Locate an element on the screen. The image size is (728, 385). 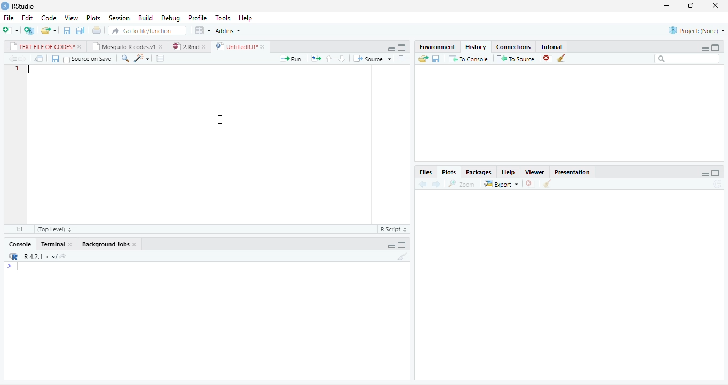
R Script is located at coordinates (393, 229).